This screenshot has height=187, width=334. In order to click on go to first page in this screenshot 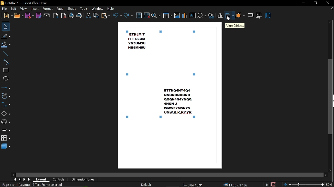, I will do `click(15, 179)`.